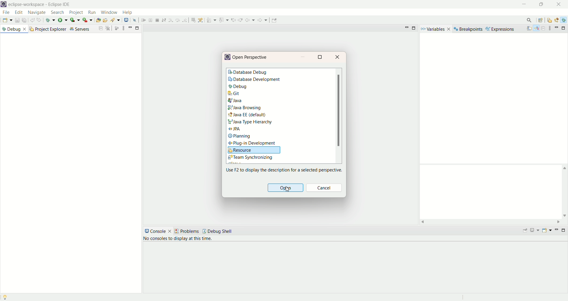 The image size is (568, 301). What do you see at coordinates (228, 20) in the screenshot?
I see `step return` at bounding box center [228, 20].